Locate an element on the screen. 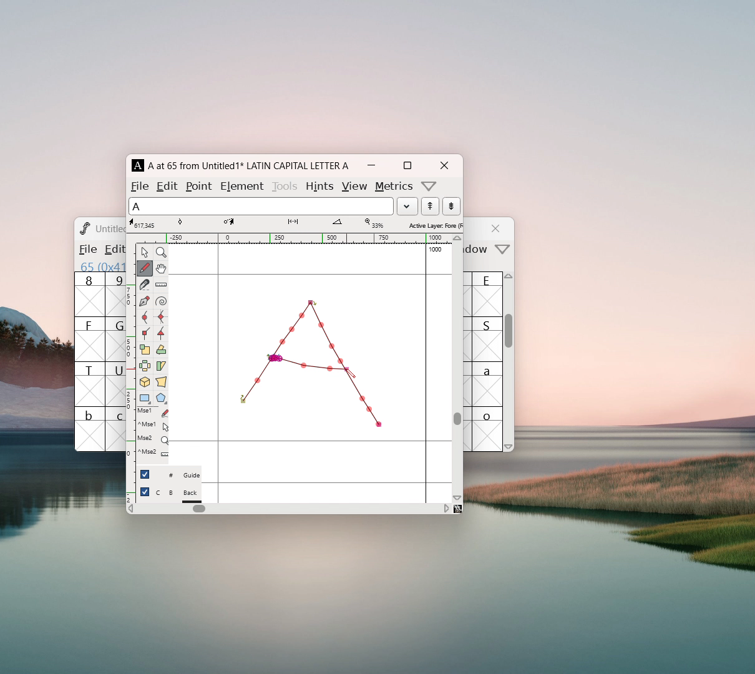 This screenshot has width=755, height=674. scroll left is located at coordinates (130, 510).